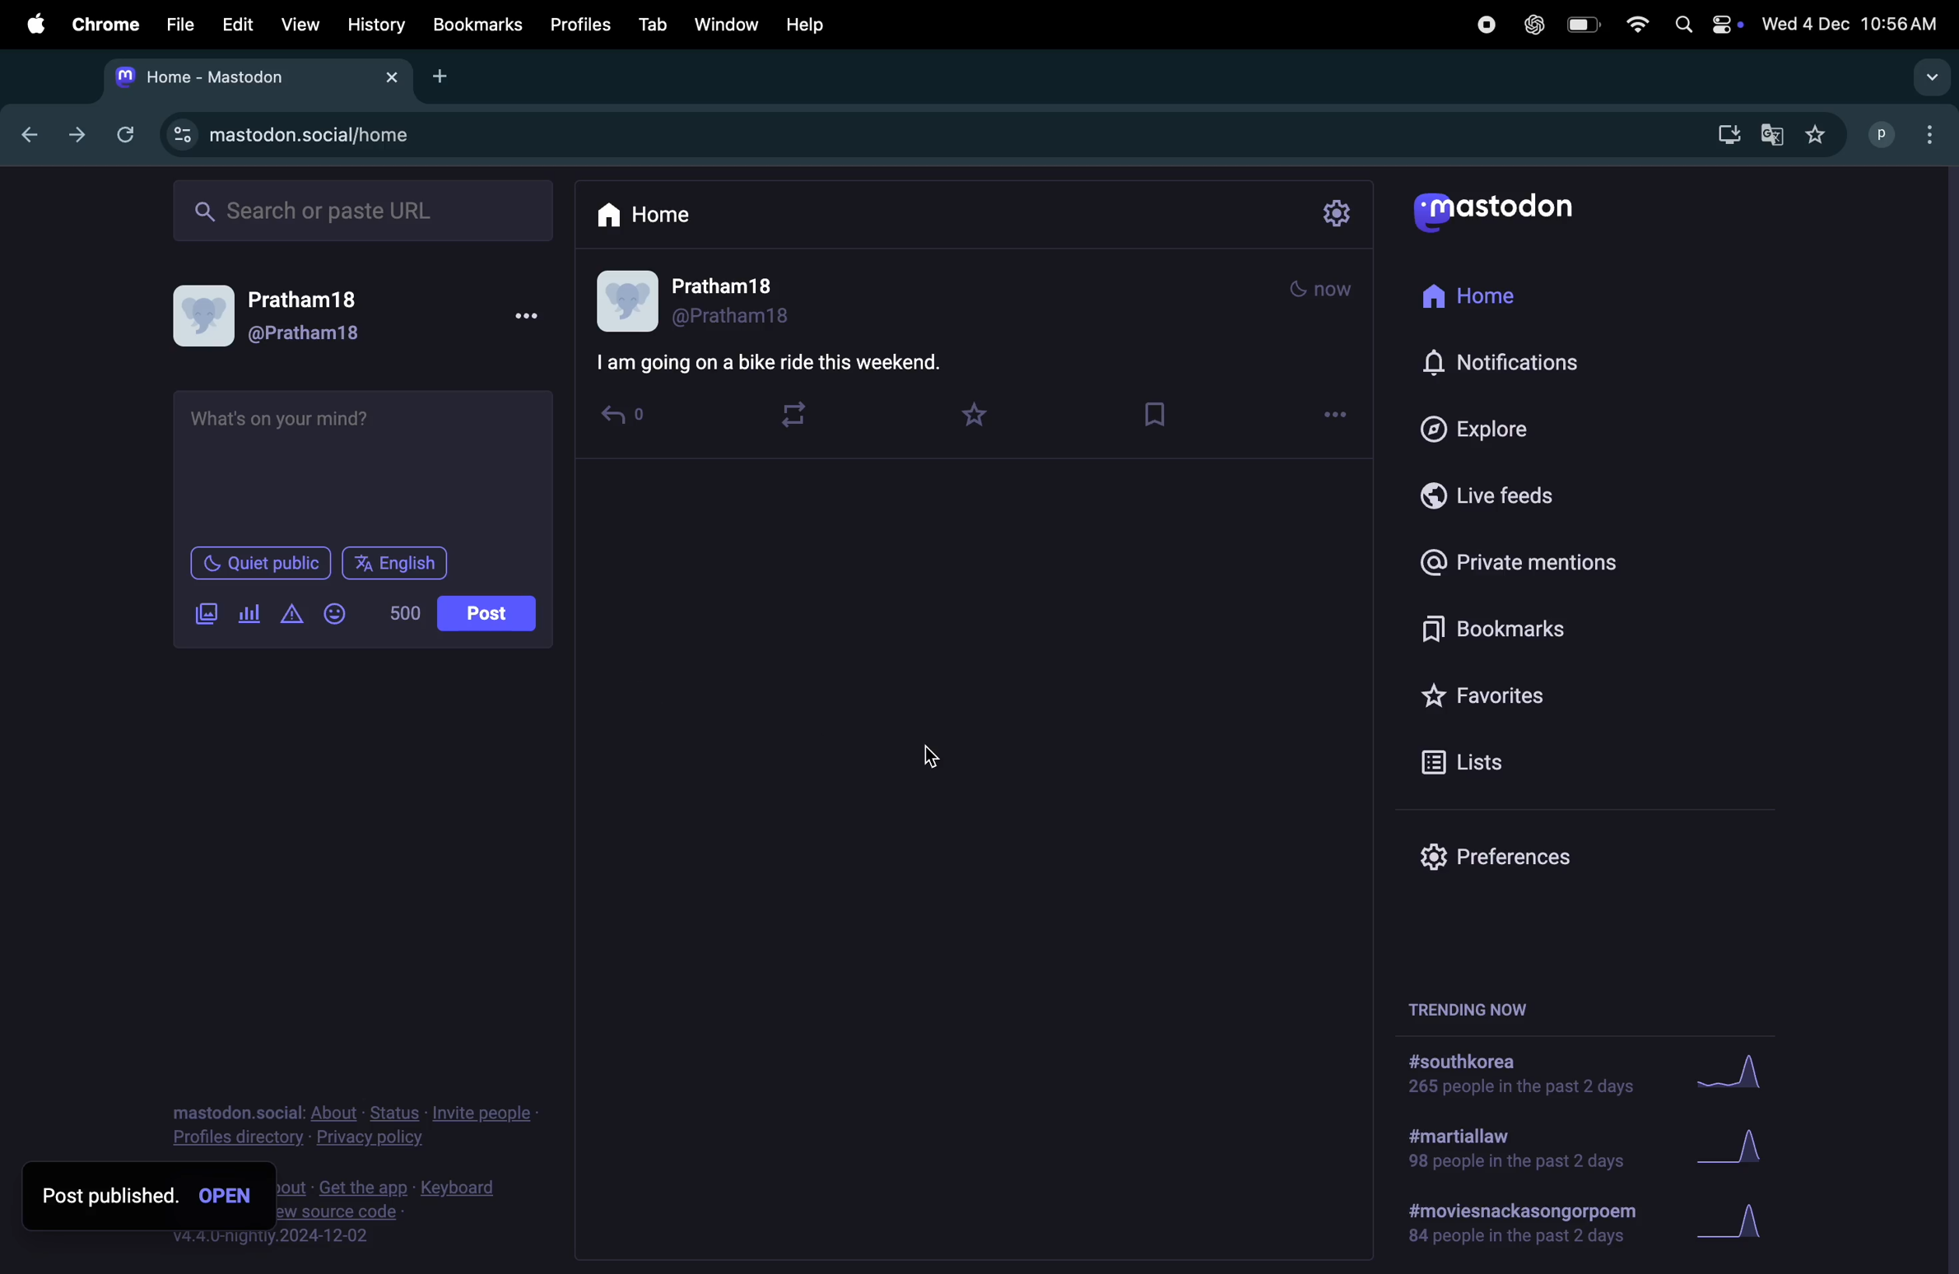 The height and width of the screenshot is (1274, 1959). Describe the element at coordinates (288, 317) in the screenshot. I see `User profile` at that location.